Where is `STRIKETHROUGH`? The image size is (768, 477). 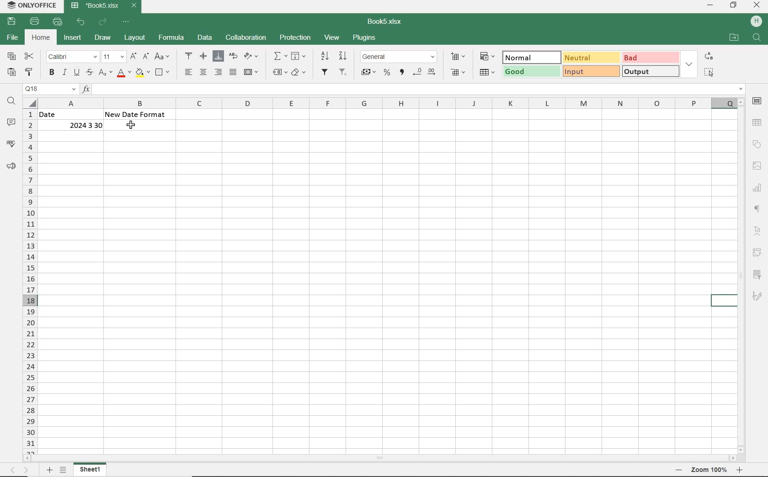 STRIKETHROUGH is located at coordinates (90, 73).